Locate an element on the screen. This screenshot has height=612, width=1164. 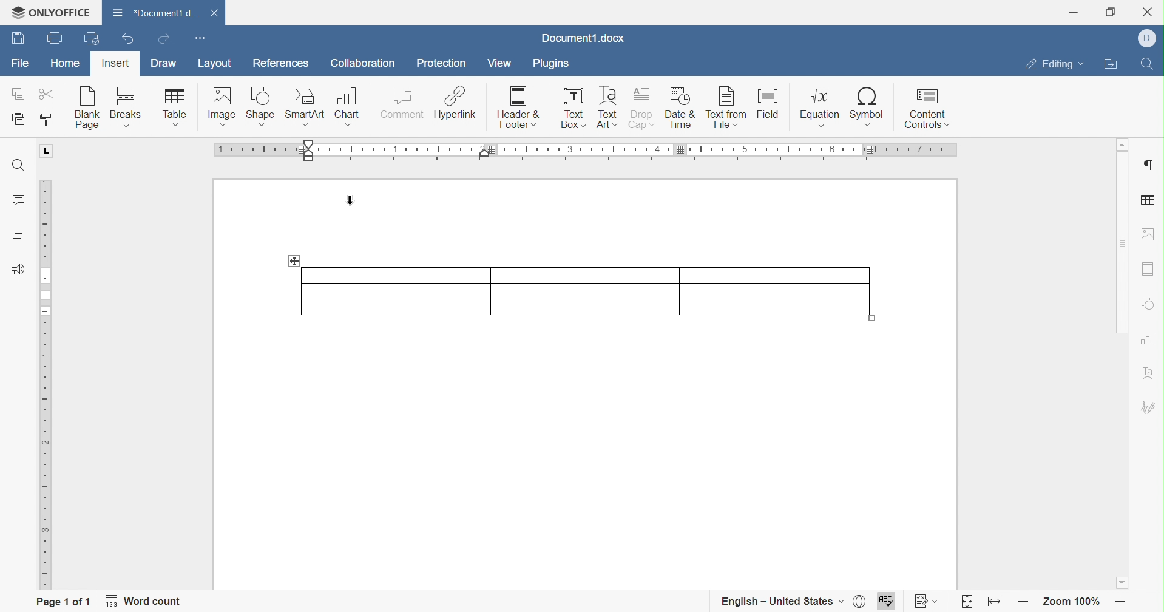
Track changes is located at coordinates (927, 600).